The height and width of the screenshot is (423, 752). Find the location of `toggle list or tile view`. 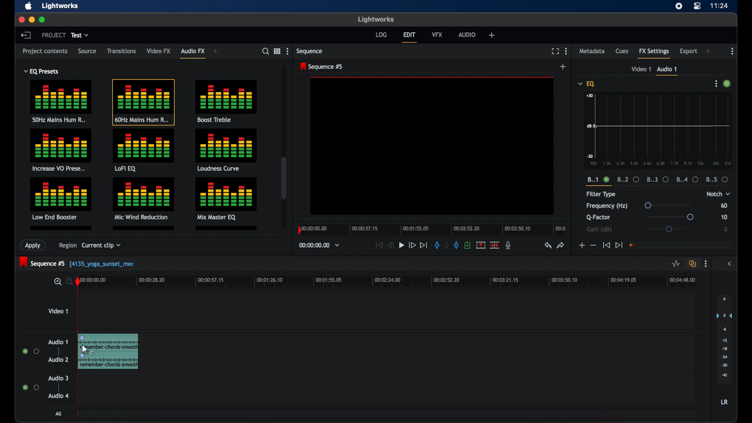

toggle list or tile view is located at coordinates (277, 51).